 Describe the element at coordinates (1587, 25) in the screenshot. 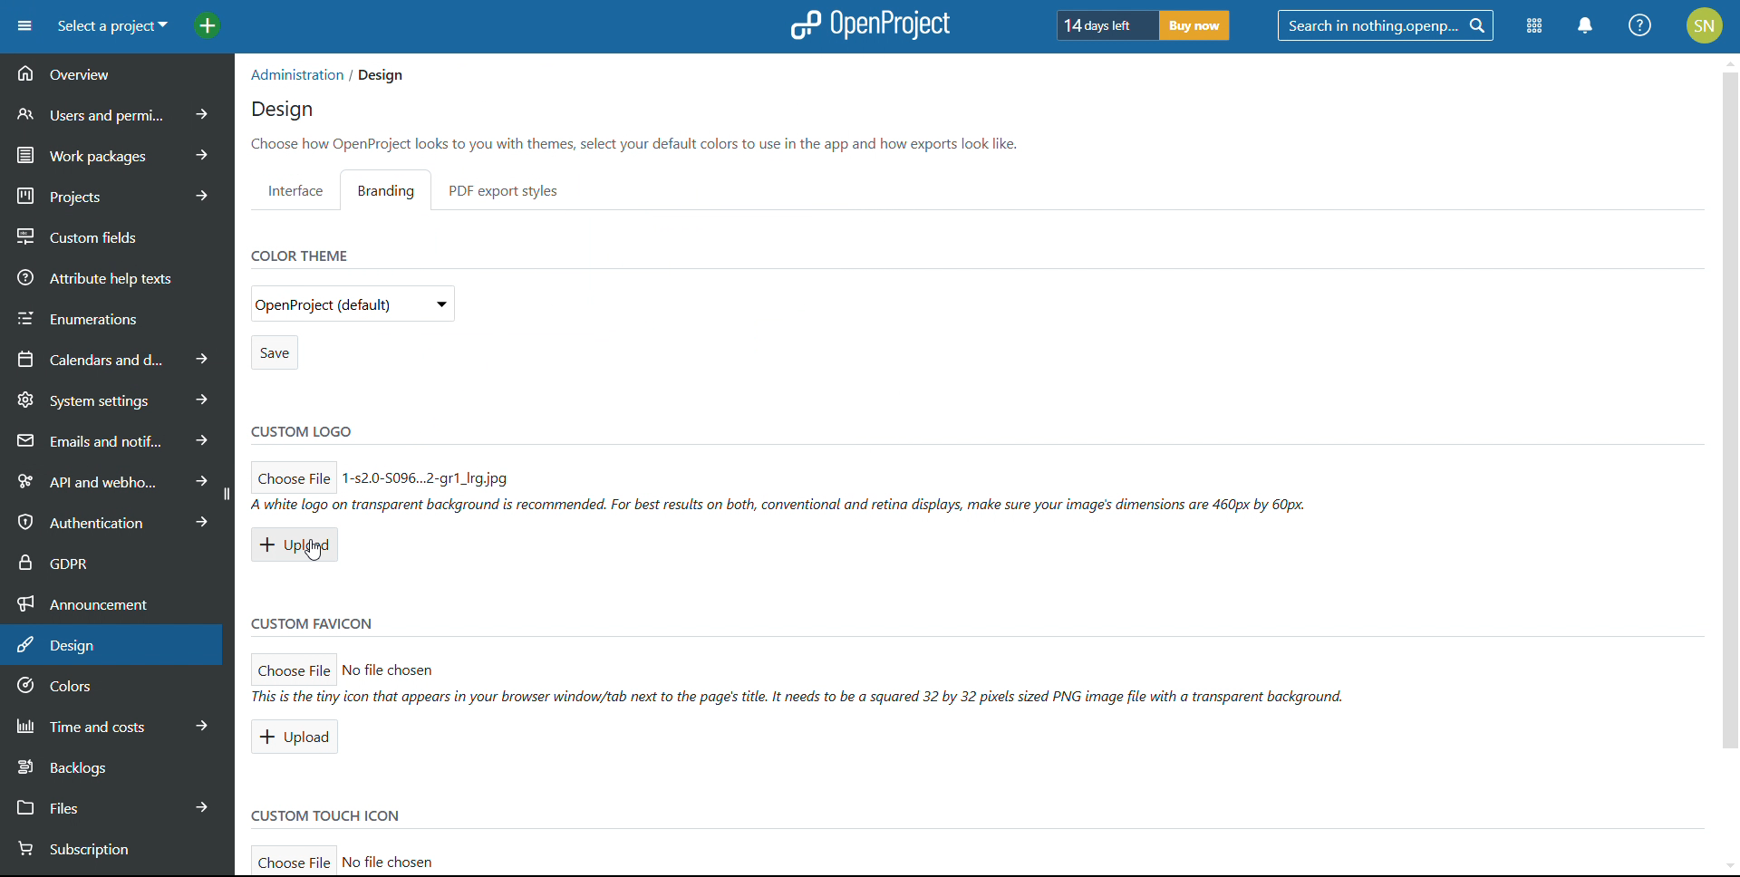

I see `notifications` at that location.